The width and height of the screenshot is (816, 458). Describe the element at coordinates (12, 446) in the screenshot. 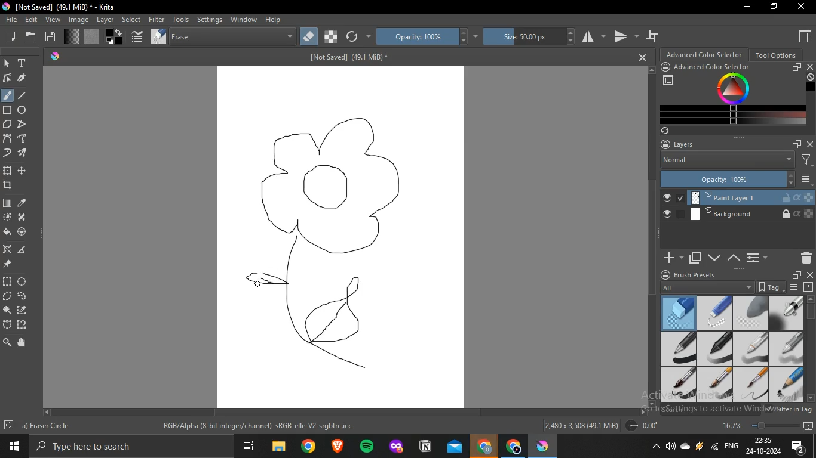

I see `Windows` at that location.